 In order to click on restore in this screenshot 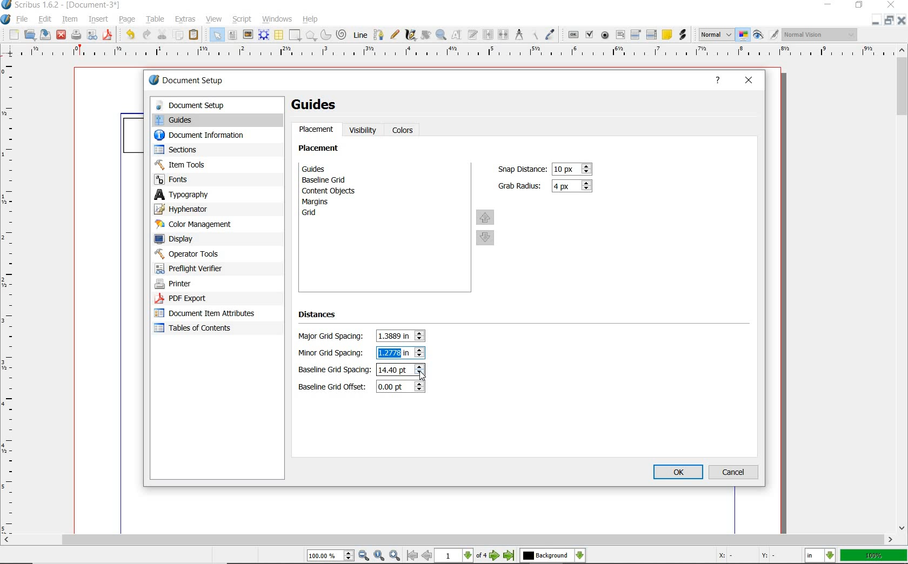, I will do `click(890, 21)`.